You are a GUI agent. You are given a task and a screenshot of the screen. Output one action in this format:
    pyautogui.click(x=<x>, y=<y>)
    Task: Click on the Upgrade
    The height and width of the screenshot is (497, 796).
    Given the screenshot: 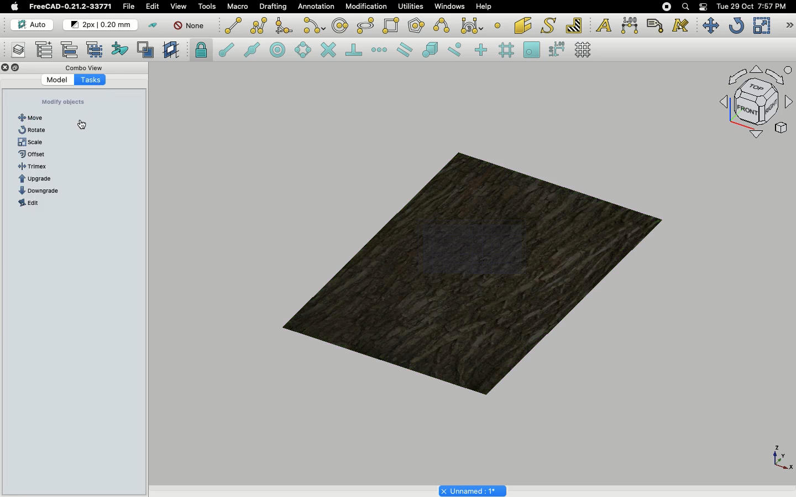 What is the action you would take?
    pyautogui.click(x=38, y=179)
    